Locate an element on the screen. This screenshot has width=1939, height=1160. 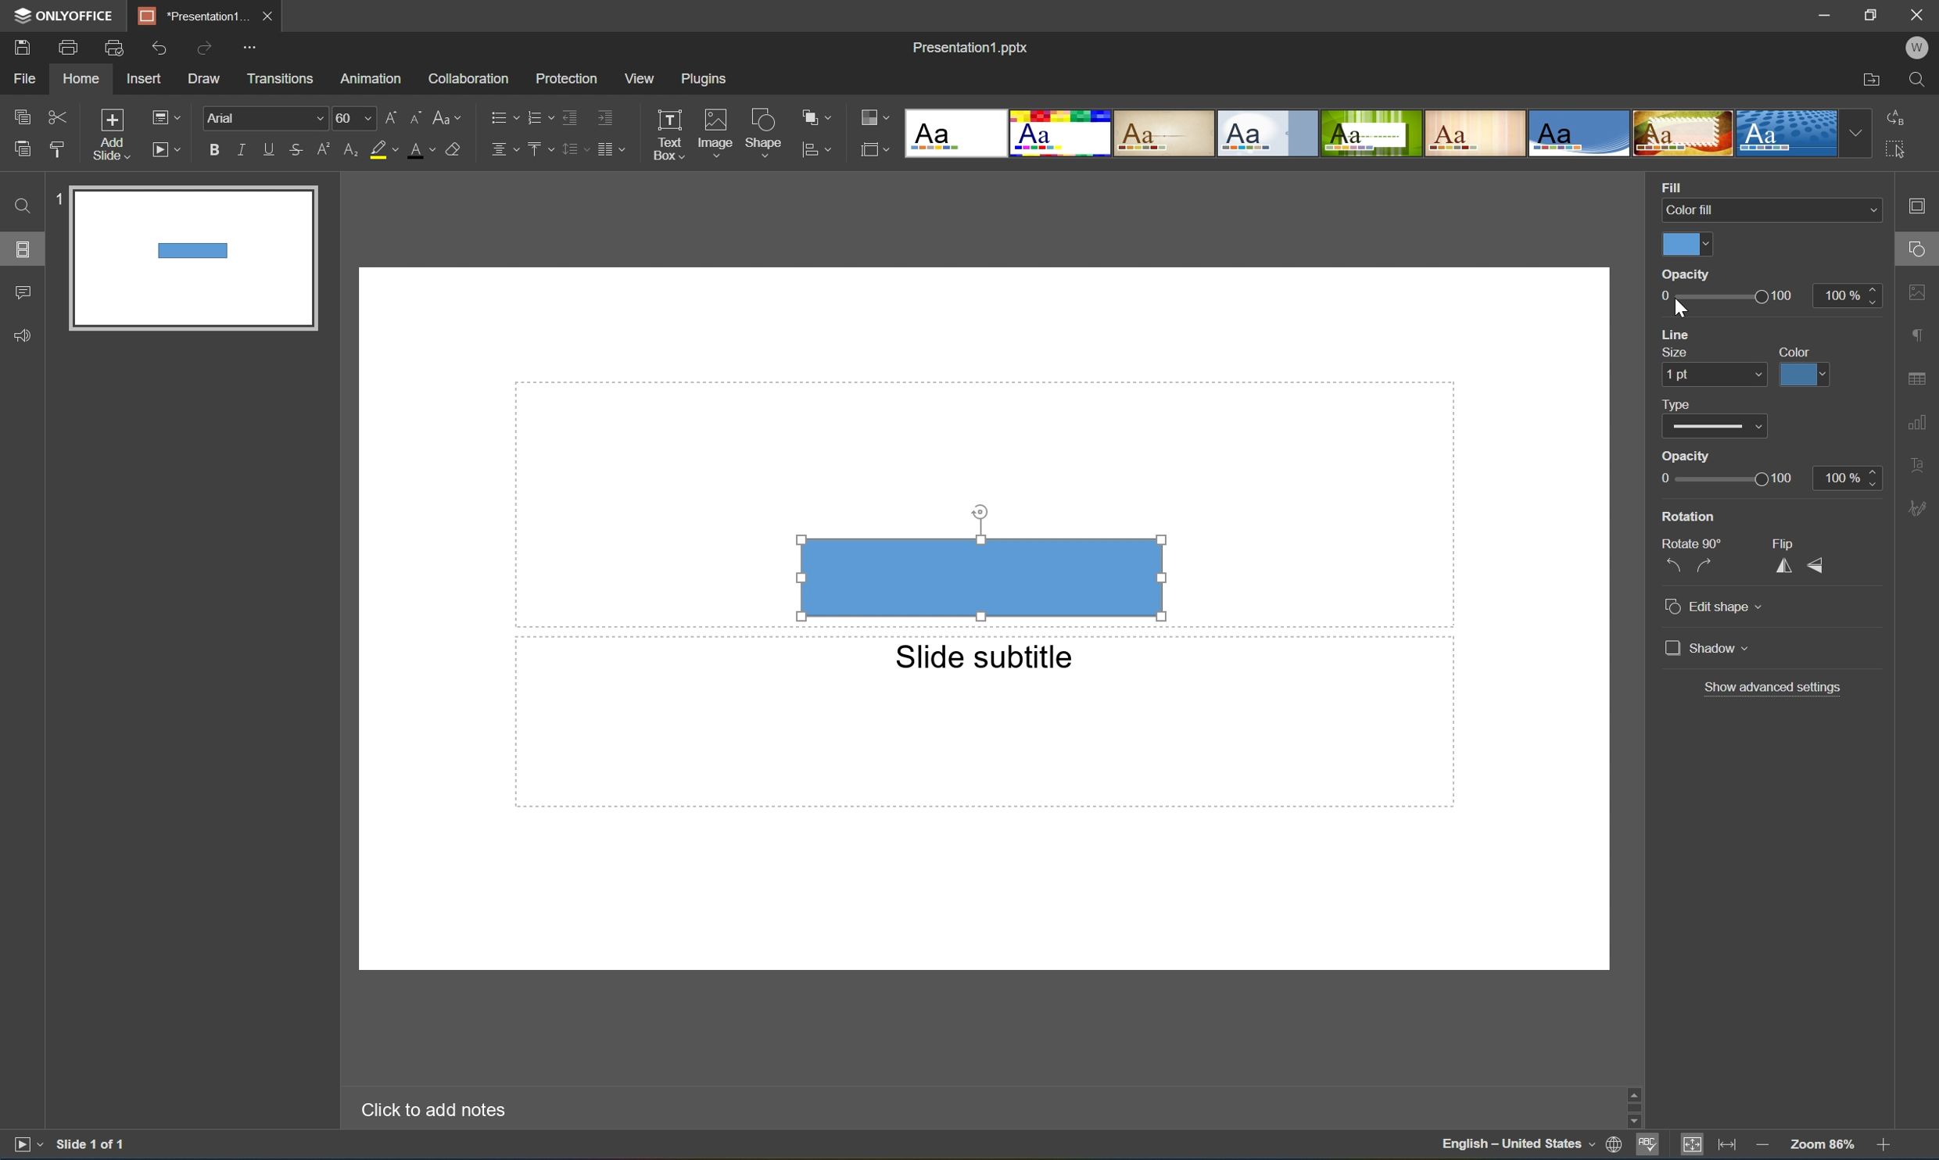
Presentation1... is located at coordinates (188, 15).